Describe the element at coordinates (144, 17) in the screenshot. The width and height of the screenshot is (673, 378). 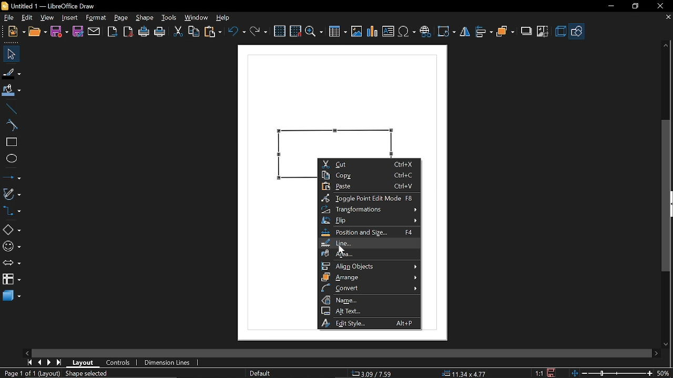
I see `shape` at that location.